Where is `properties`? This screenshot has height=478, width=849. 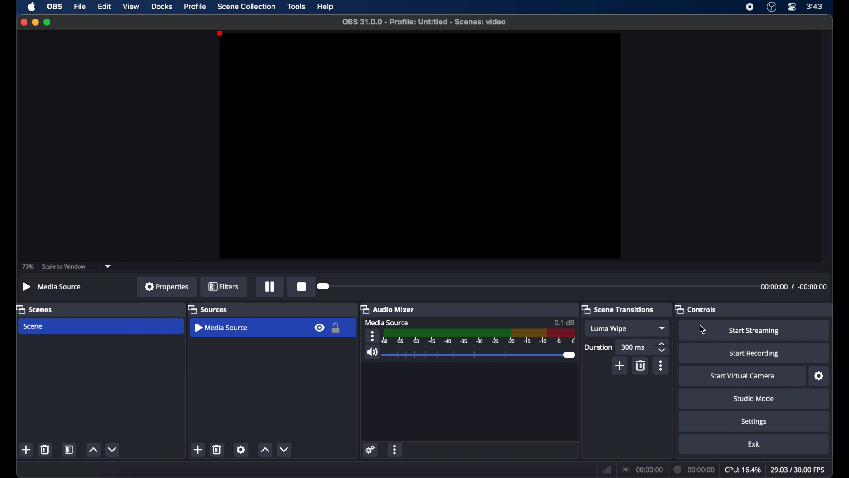
properties is located at coordinates (167, 286).